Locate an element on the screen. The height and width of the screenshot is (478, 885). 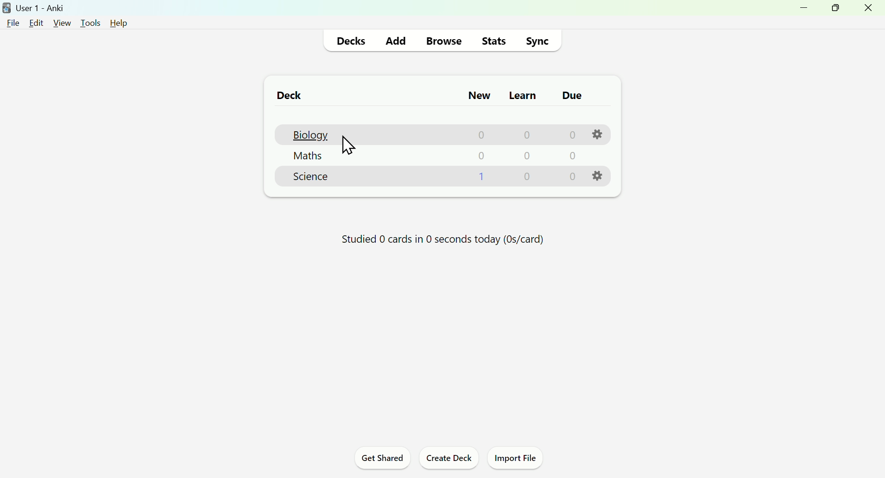
0 is located at coordinates (527, 179).